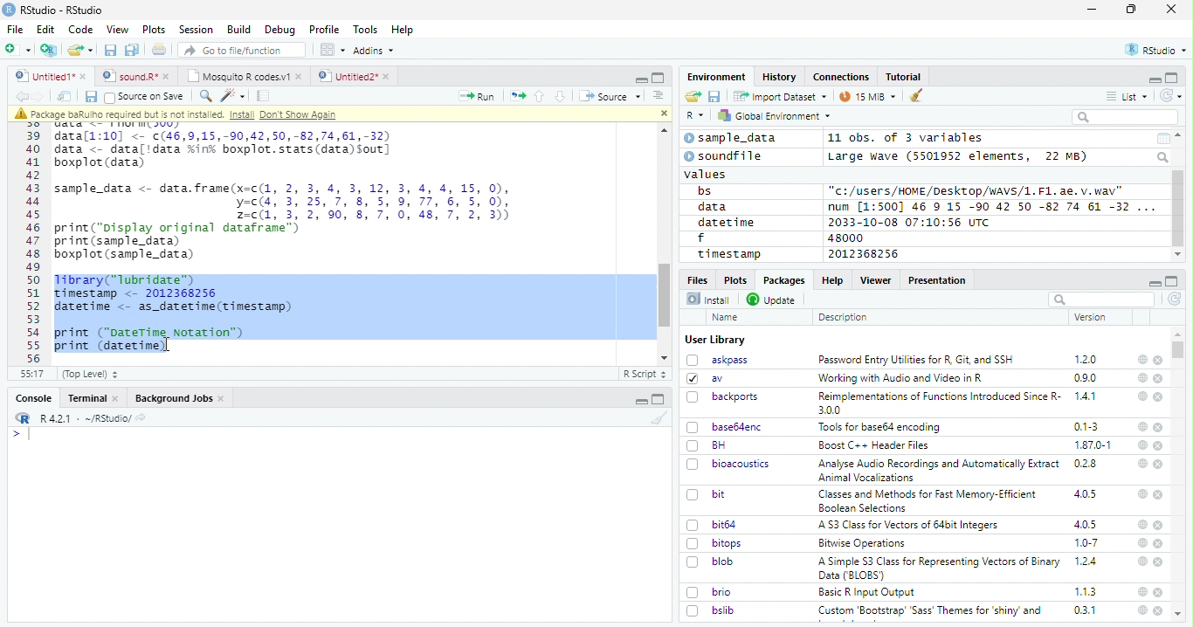 Image resolution: width=1193 pixels, height=627 pixels. What do you see at coordinates (231, 95) in the screenshot?
I see `Code tools` at bounding box center [231, 95].